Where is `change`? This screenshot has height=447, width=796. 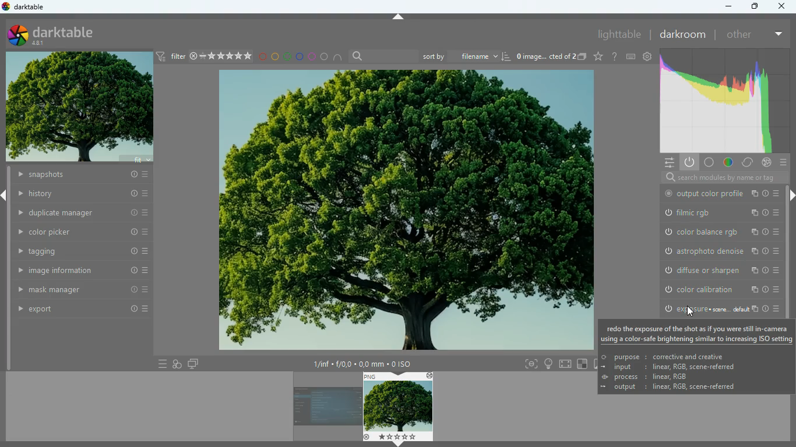
change is located at coordinates (748, 162).